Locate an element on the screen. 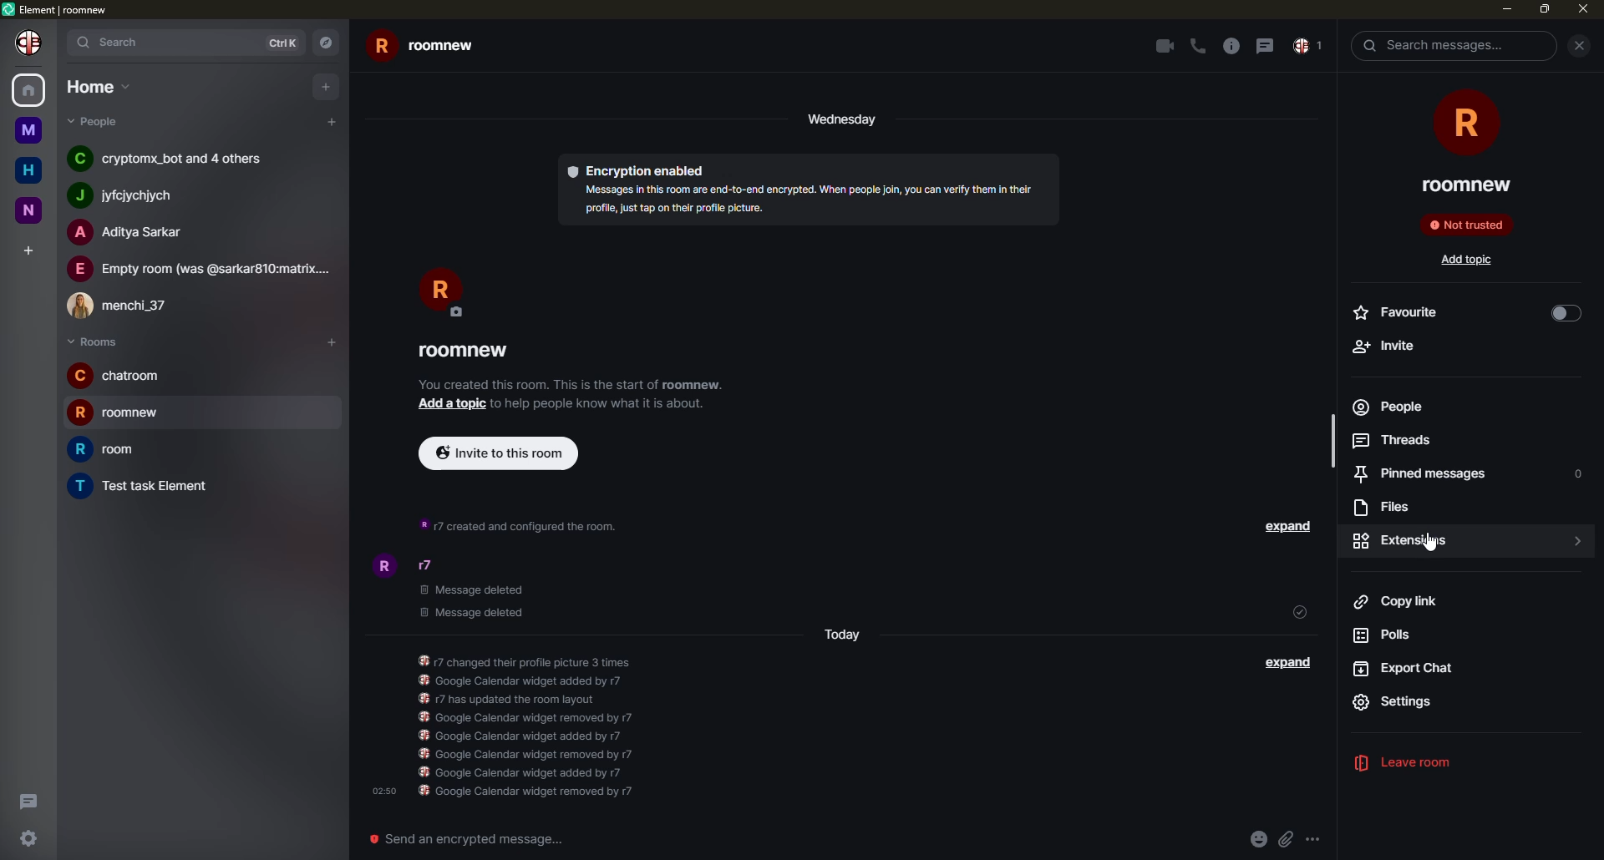  profile is located at coordinates (442, 291).